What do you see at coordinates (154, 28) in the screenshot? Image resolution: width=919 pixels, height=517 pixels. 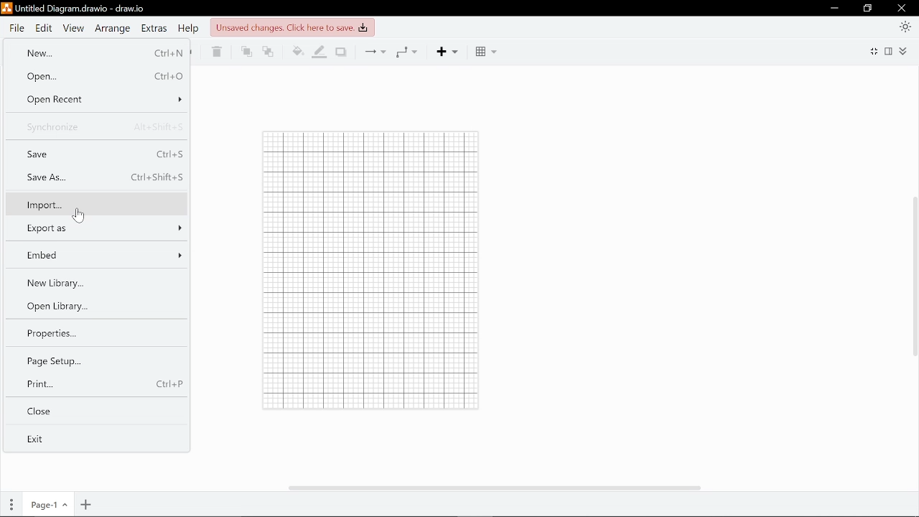 I see `extras` at bounding box center [154, 28].